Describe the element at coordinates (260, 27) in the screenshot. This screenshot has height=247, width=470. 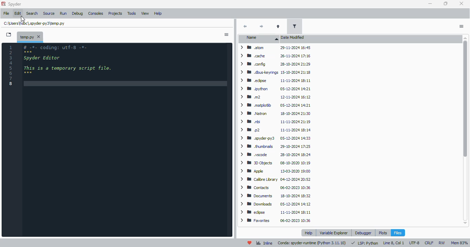
I see `next` at that location.